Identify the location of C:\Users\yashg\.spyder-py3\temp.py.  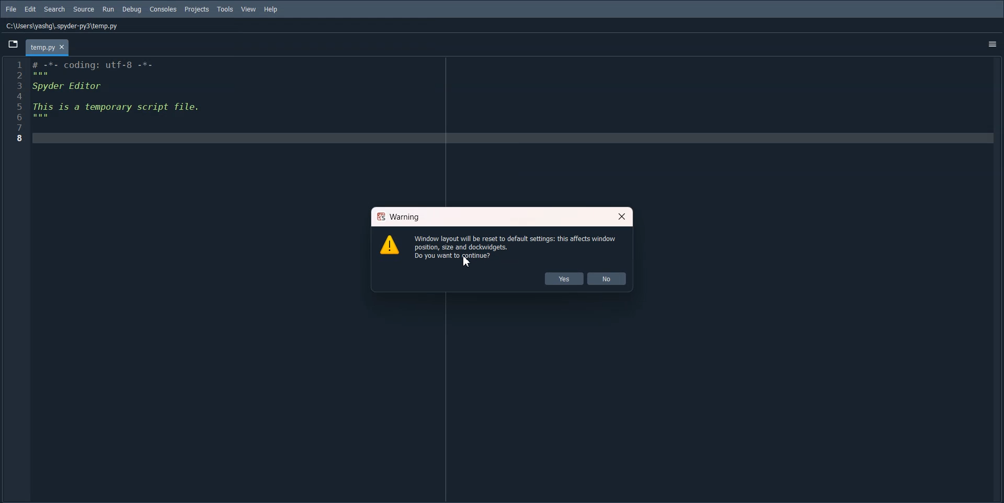
(61, 25).